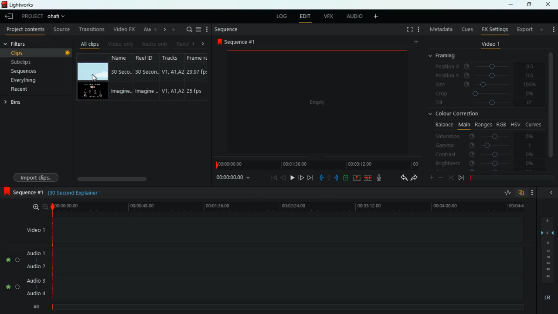 The height and width of the screenshot is (314, 558). Describe the element at coordinates (451, 177) in the screenshot. I see `beggining` at that location.